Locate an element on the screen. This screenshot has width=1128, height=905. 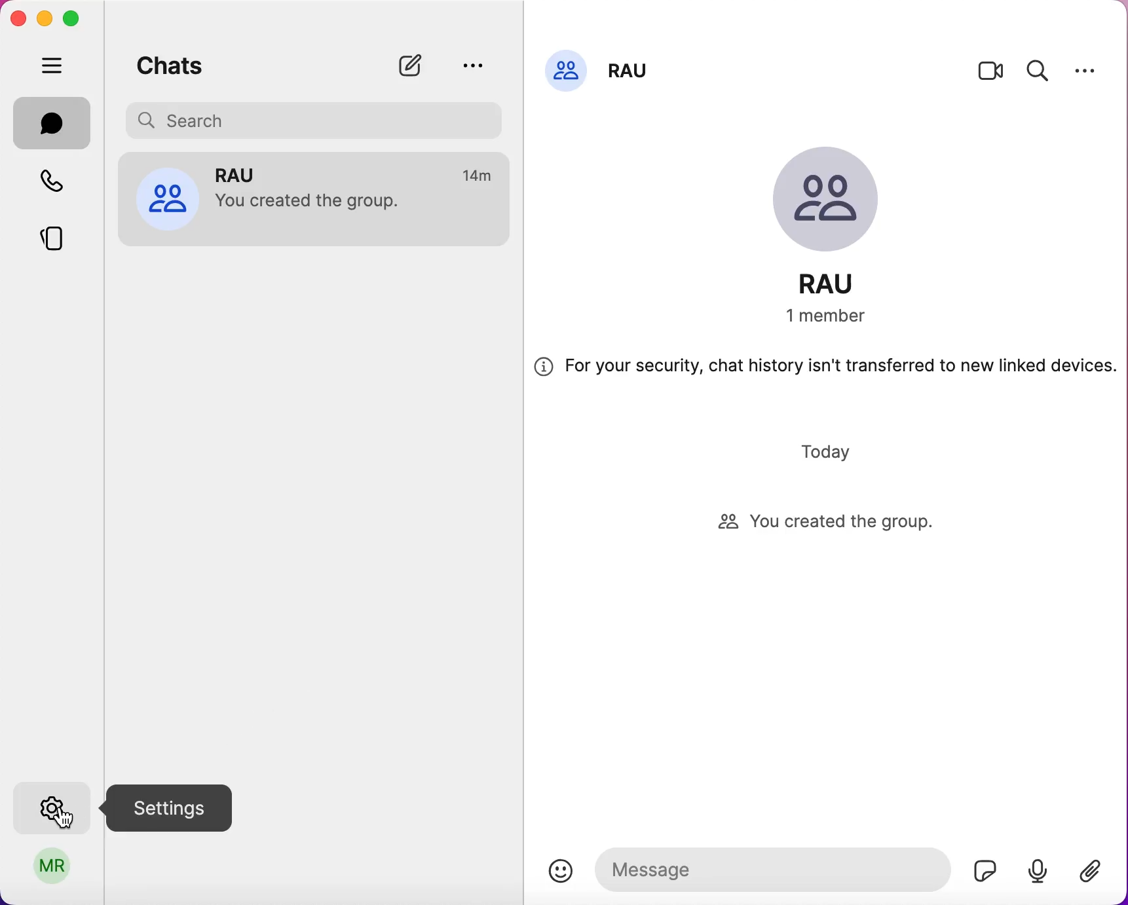
profile picture is located at coordinates (563, 73).